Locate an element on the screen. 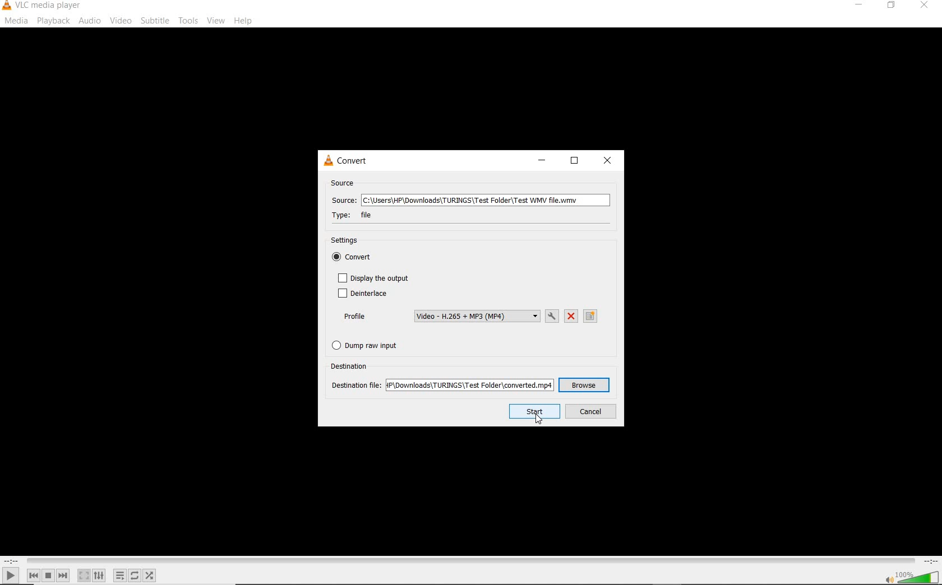  destination is located at coordinates (351, 365).